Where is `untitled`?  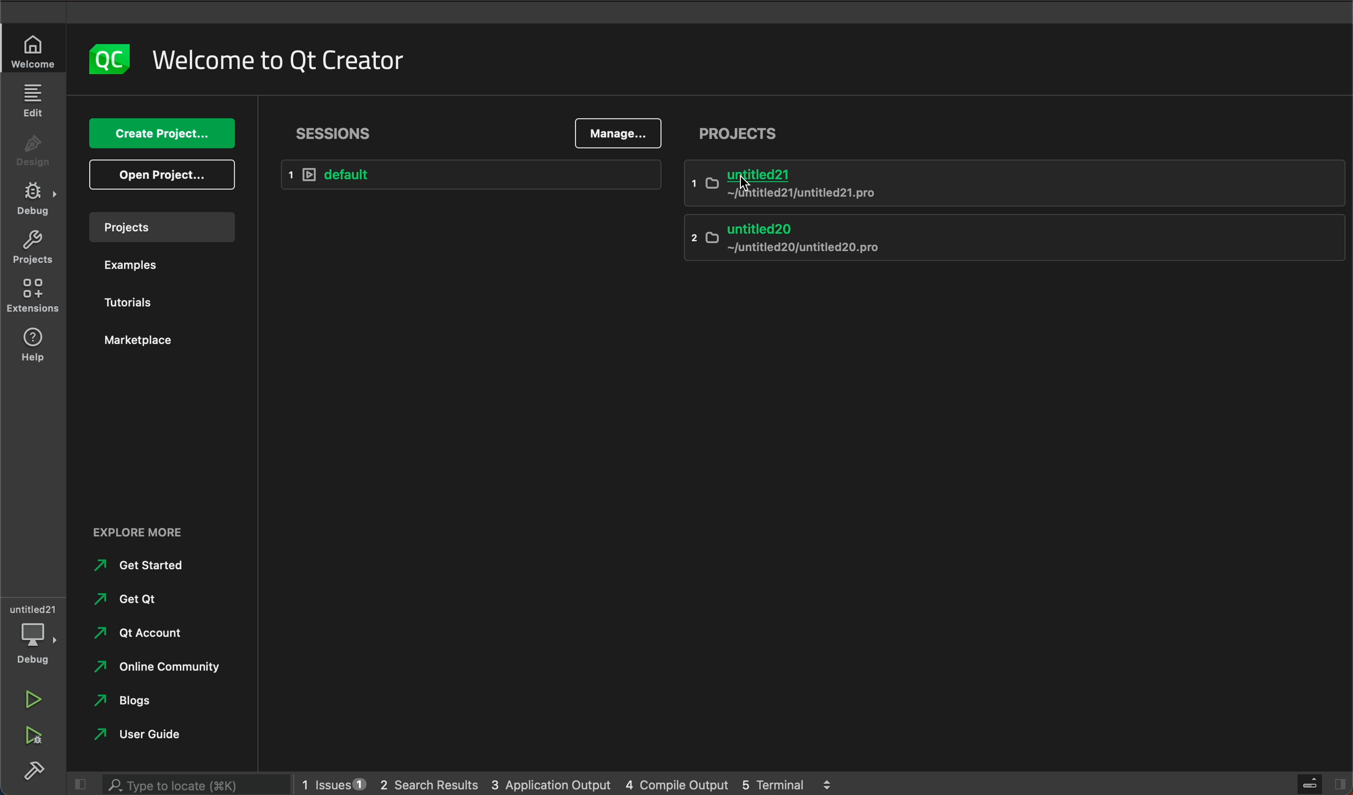
untitled is located at coordinates (1010, 241).